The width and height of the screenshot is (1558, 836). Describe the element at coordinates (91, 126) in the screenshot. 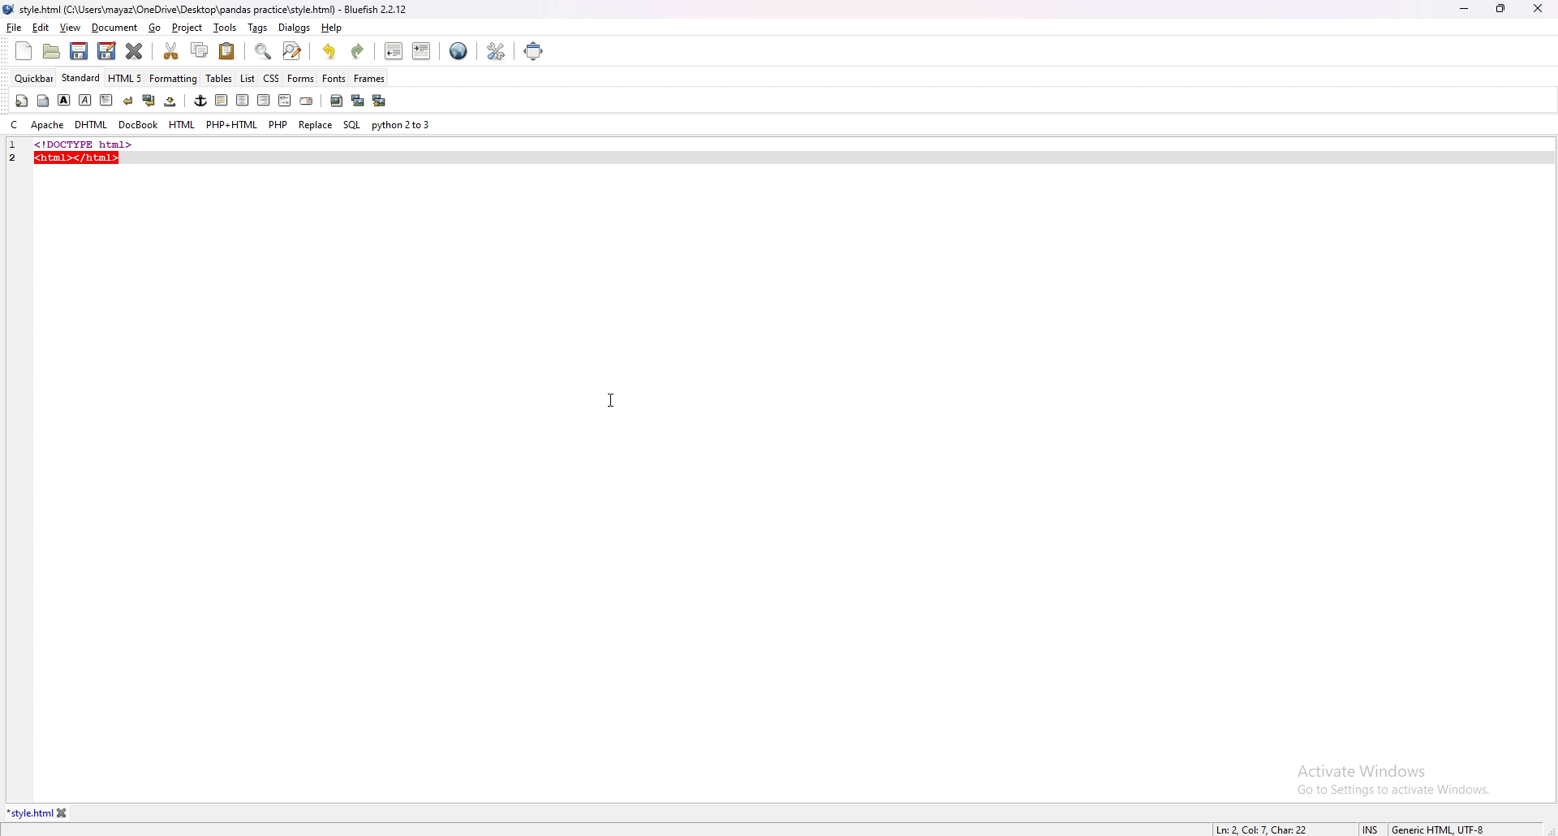

I see `dhtml` at that location.